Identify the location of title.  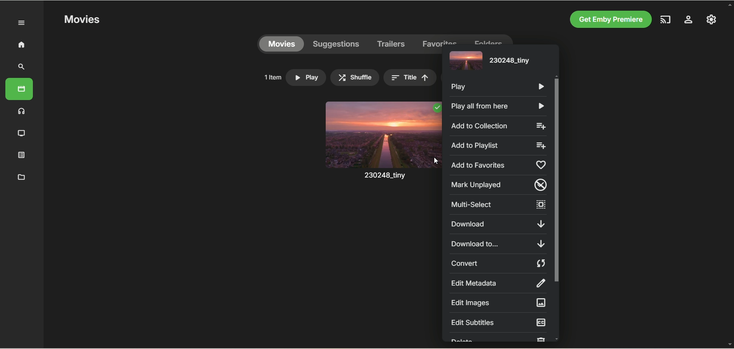
(410, 78).